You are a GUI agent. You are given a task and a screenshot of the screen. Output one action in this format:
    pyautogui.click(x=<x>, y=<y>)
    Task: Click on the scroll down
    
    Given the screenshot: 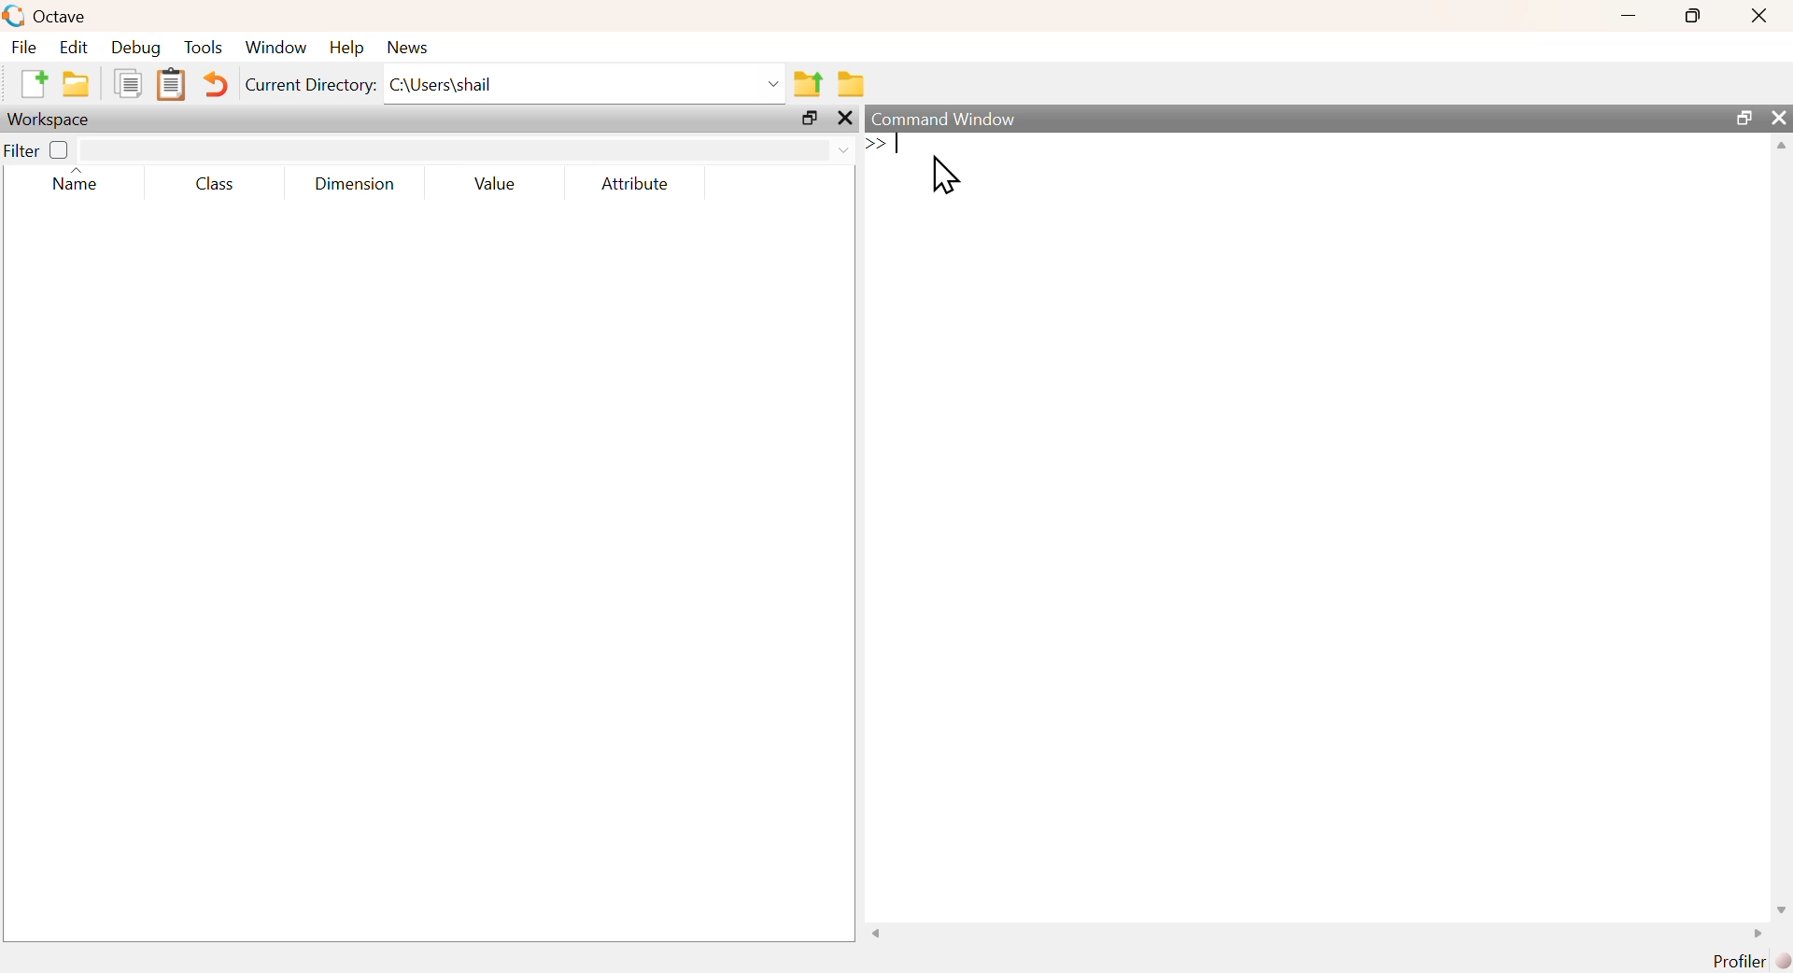 What is the action you would take?
    pyautogui.click(x=1781, y=910)
    